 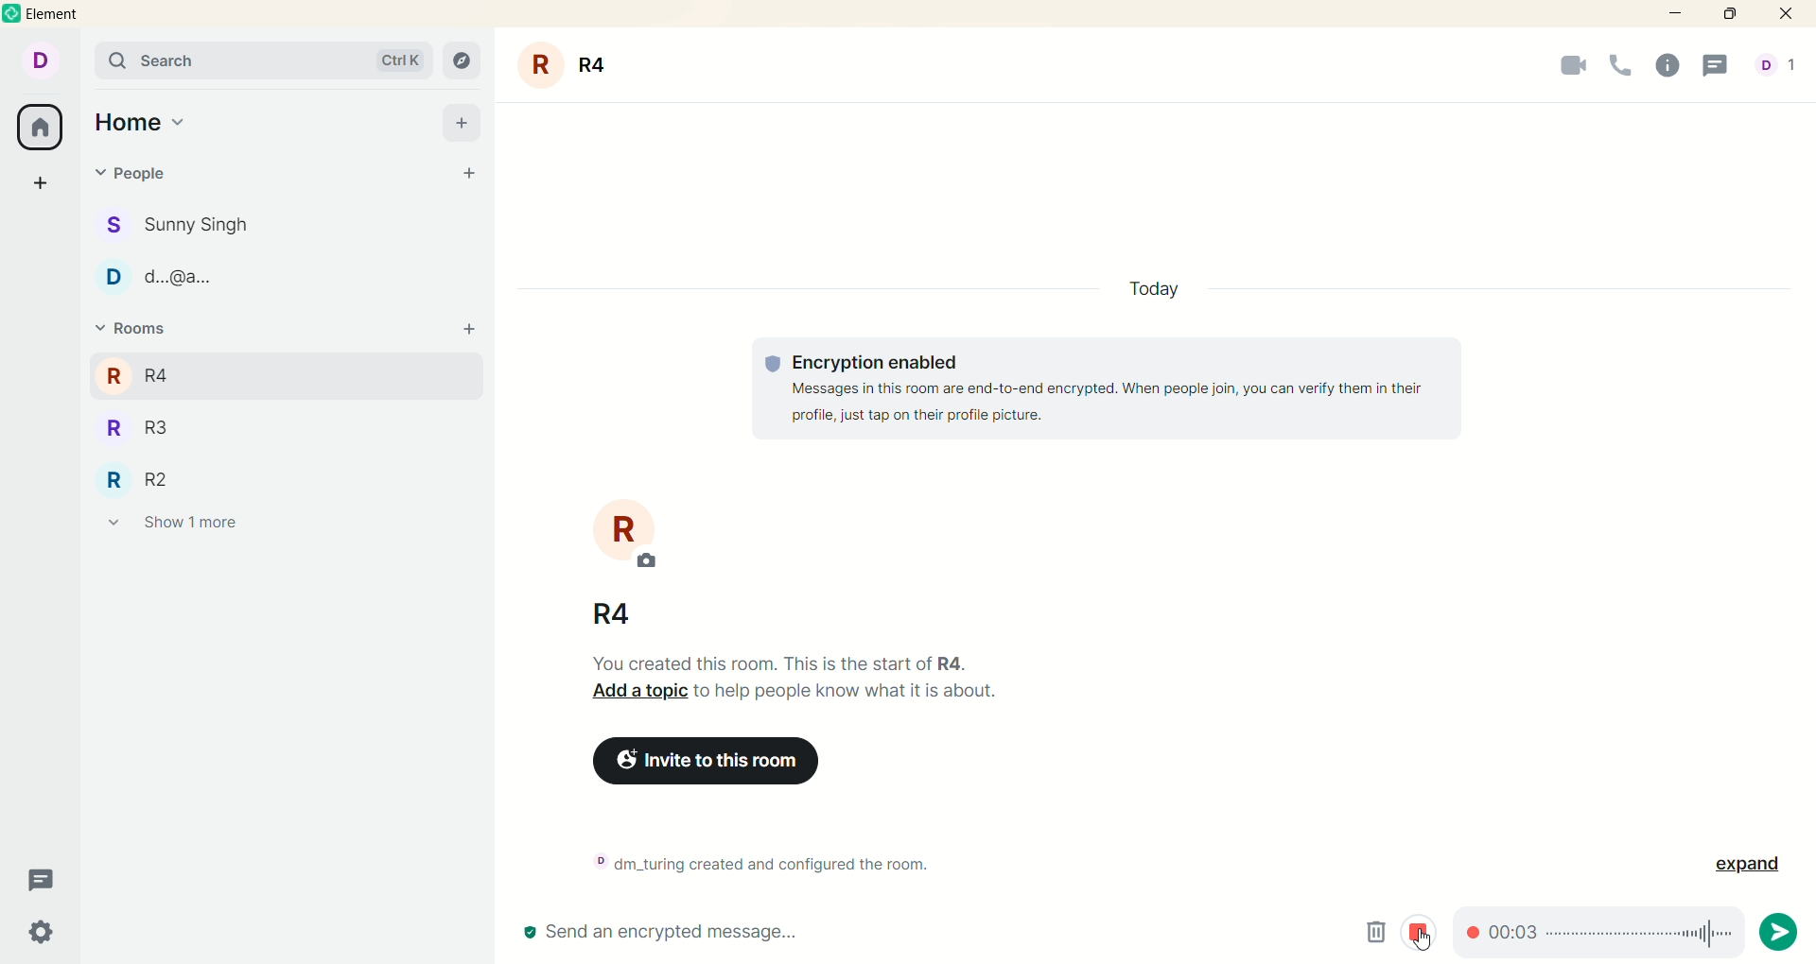 What do you see at coordinates (463, 60) in the screenshot?
I see `explore rooms` at bounding box center [463, 60].